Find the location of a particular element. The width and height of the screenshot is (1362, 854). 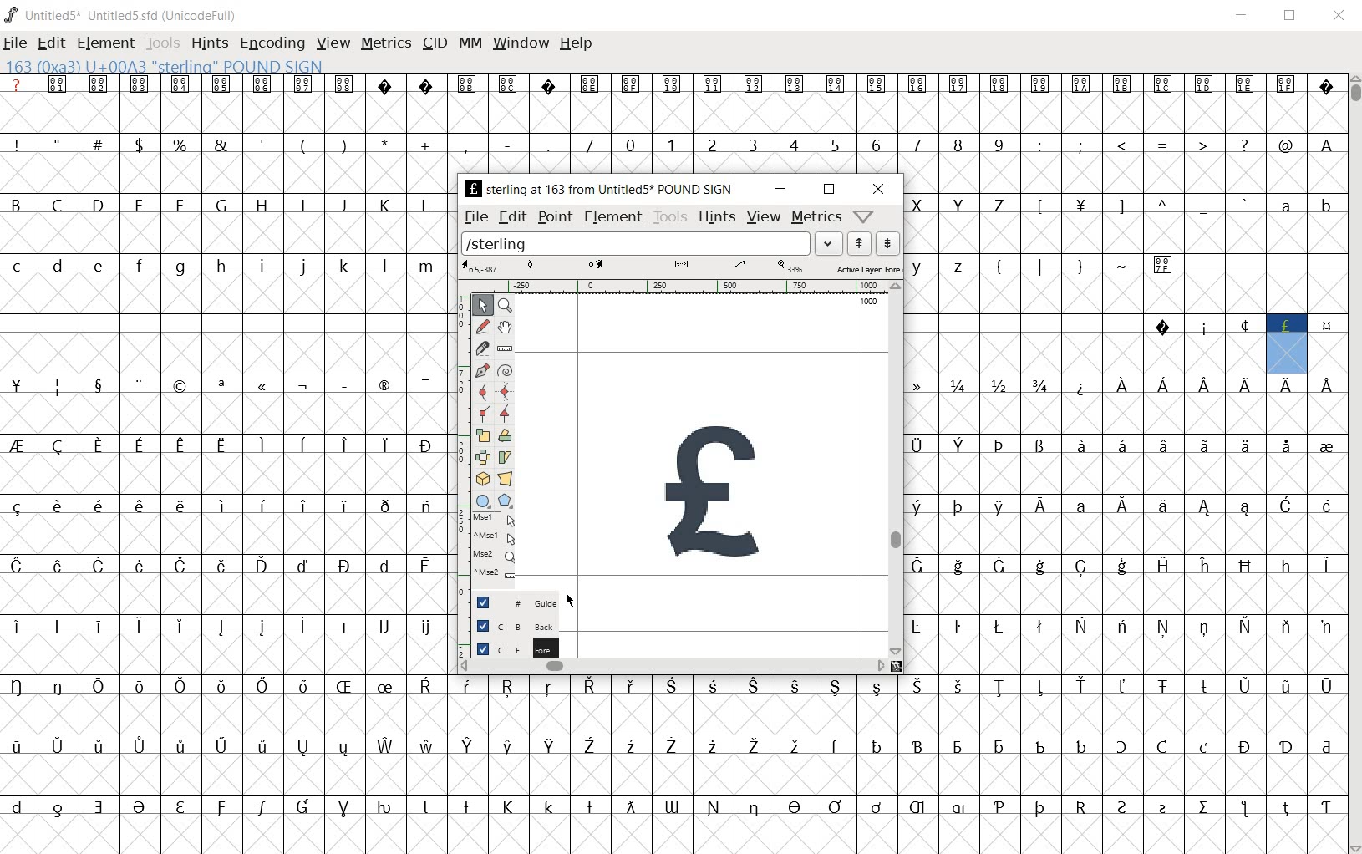

Symbol is located at coordinates (1203, 84).